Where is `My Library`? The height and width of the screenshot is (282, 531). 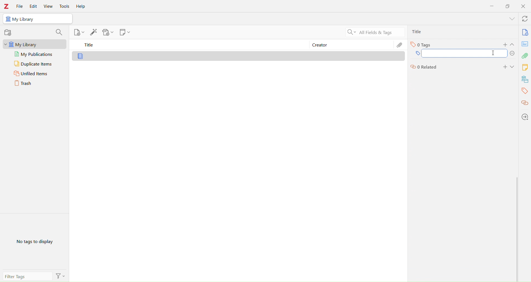 My Library is located at coordinates (34, 44).